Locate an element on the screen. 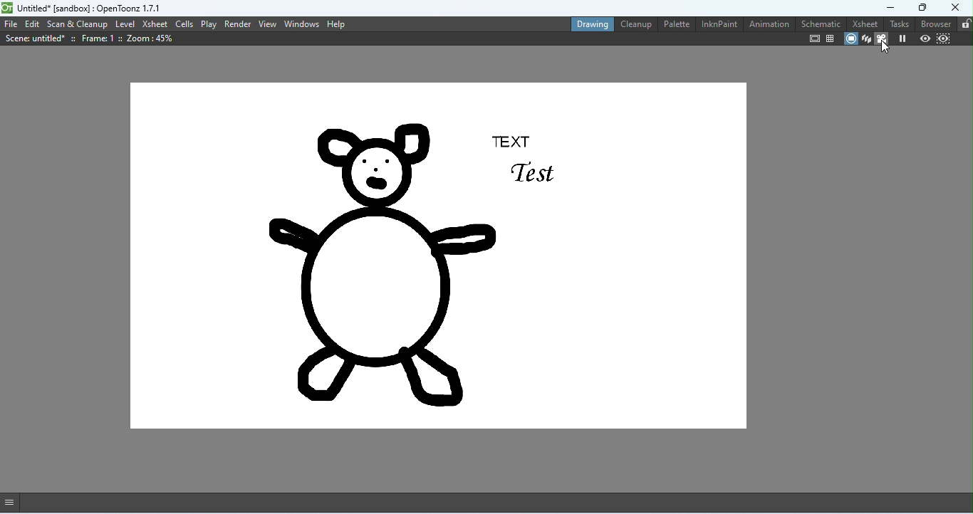 The image size is (973, 514). edit is located at coordinates (33, 25).